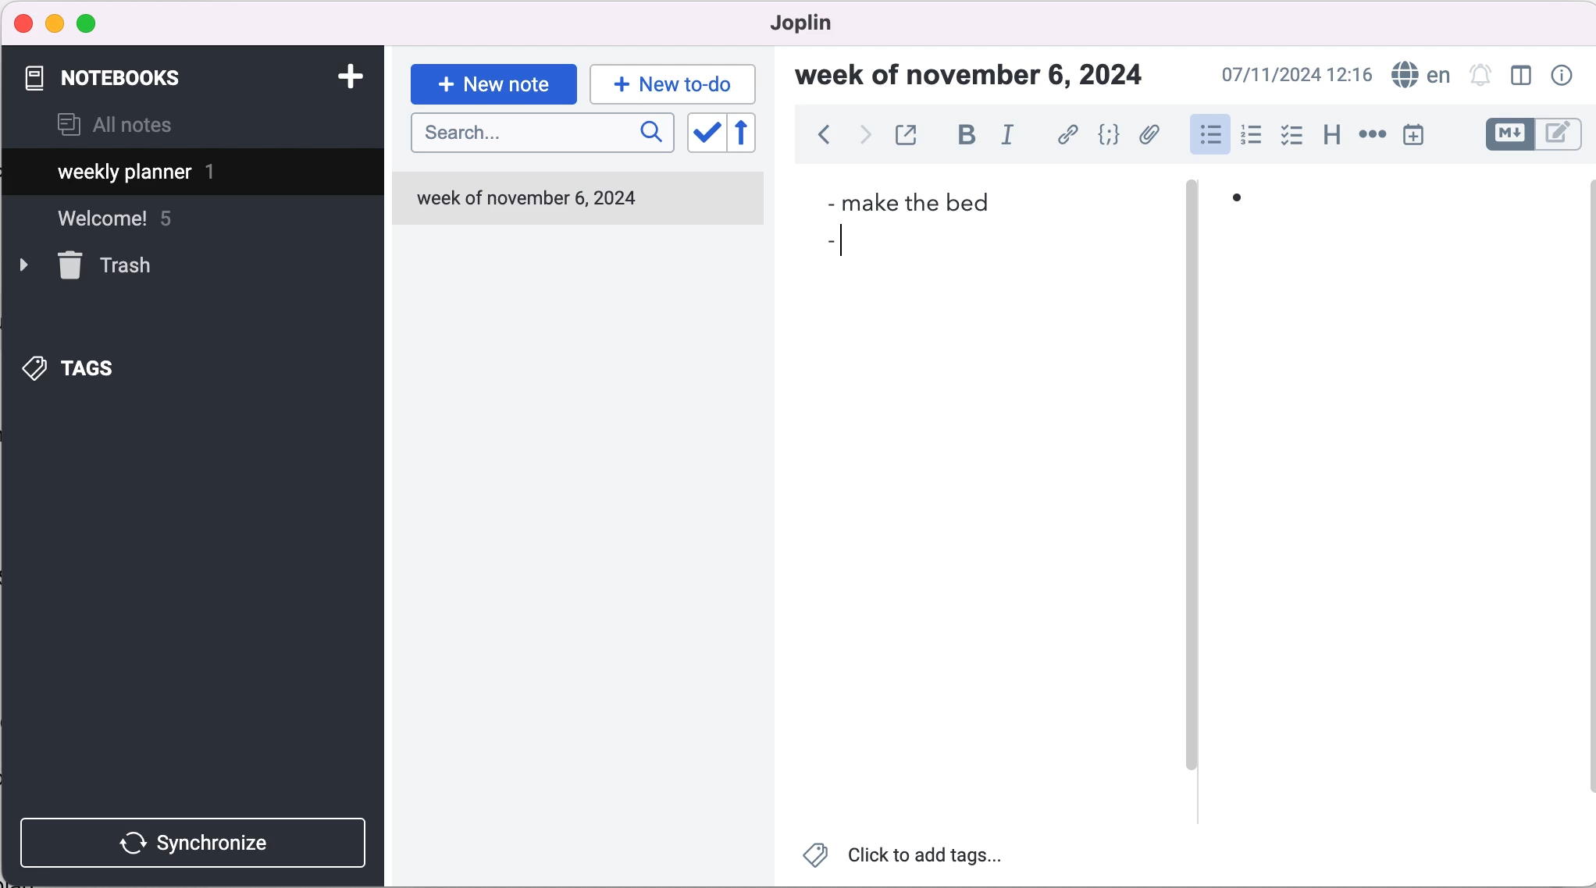 This screenshot has width=1596, height=888. I want to click on week of november 6, 2024, so click(532, 203).